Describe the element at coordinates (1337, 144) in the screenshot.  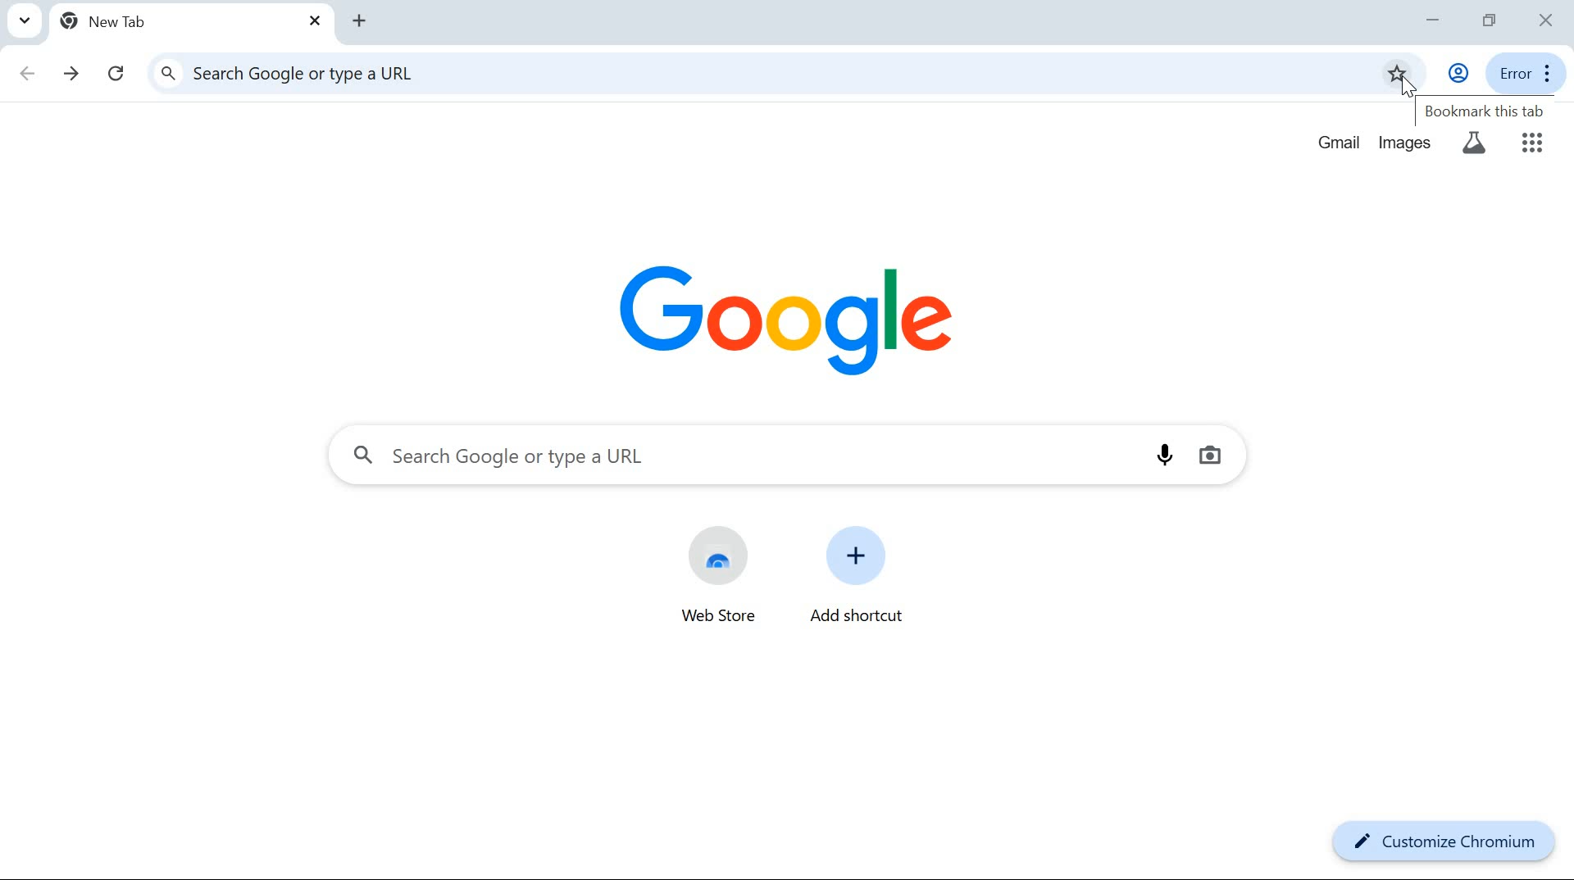
I see `gmail` at that location.